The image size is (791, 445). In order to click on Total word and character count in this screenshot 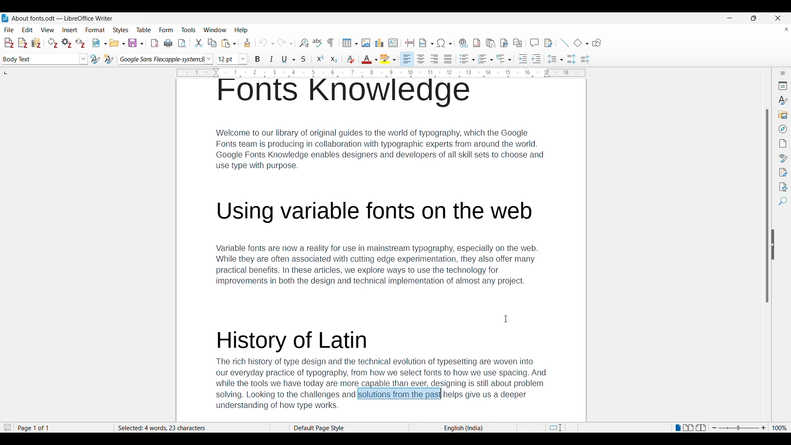, I will do `click(192, 428)`.